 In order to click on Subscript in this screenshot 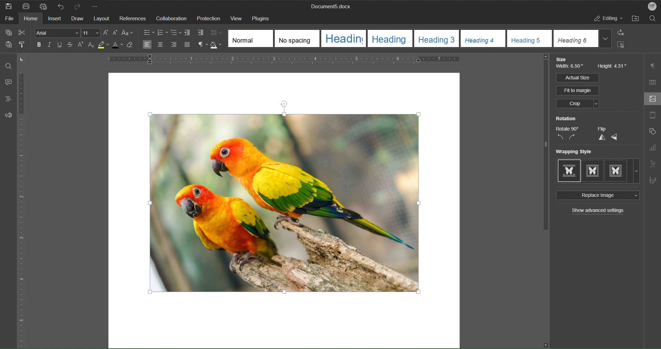, I will do `click(91, 46)`.